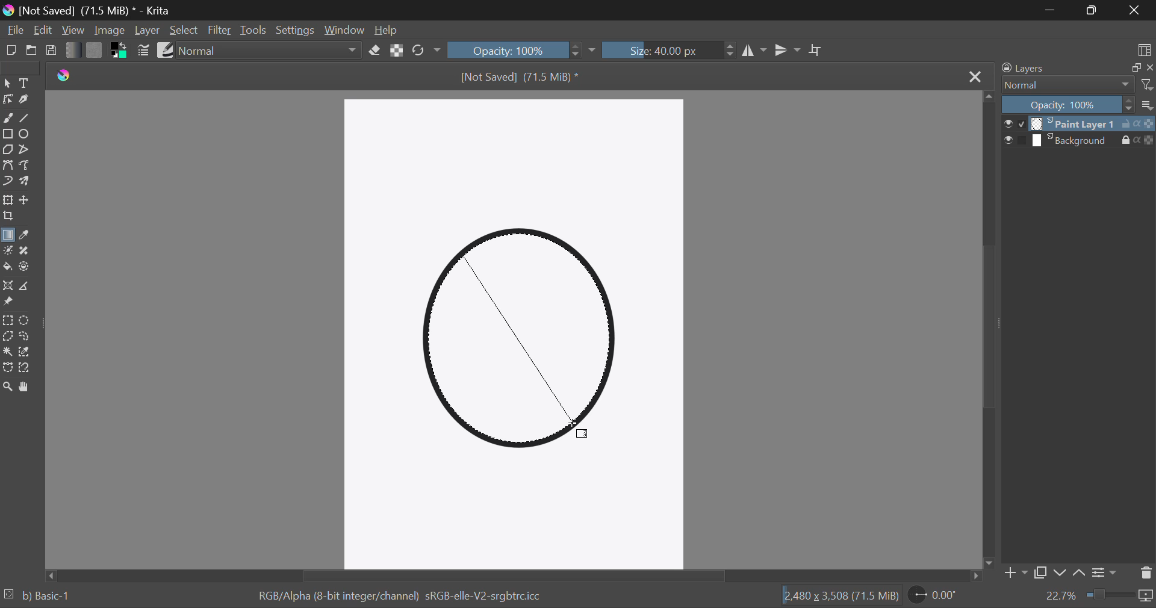 This screenshot has width=1156, height=608. Describe the element at coordinates (1066, 105) in the screenshot. I see `Opacity` at that location.